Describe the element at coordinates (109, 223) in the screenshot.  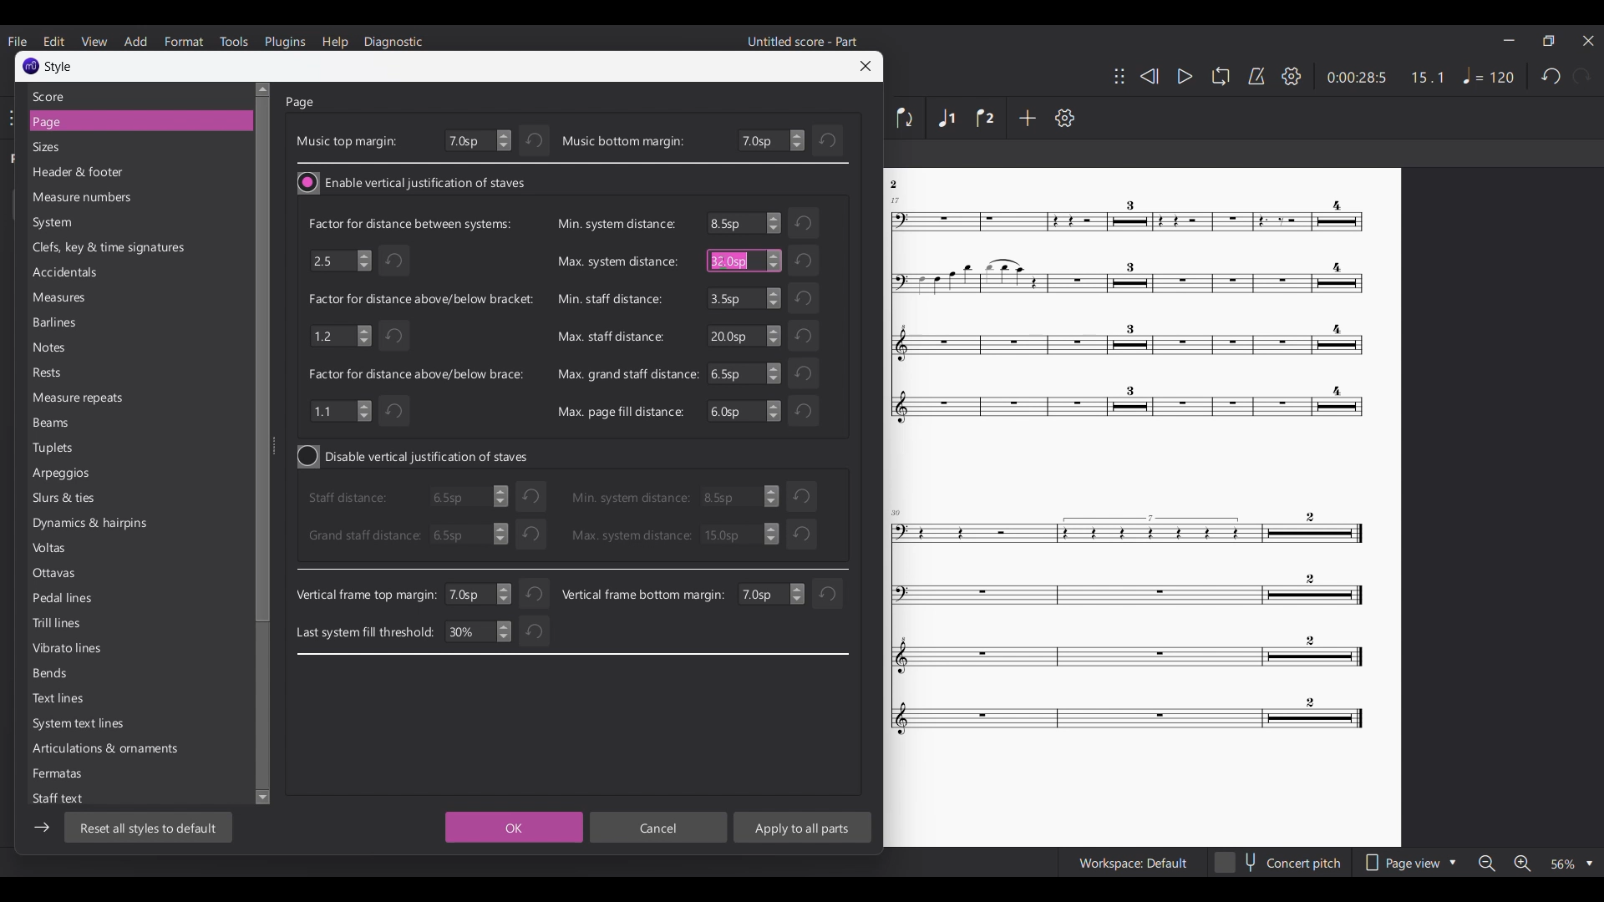
I see `System` at that location.